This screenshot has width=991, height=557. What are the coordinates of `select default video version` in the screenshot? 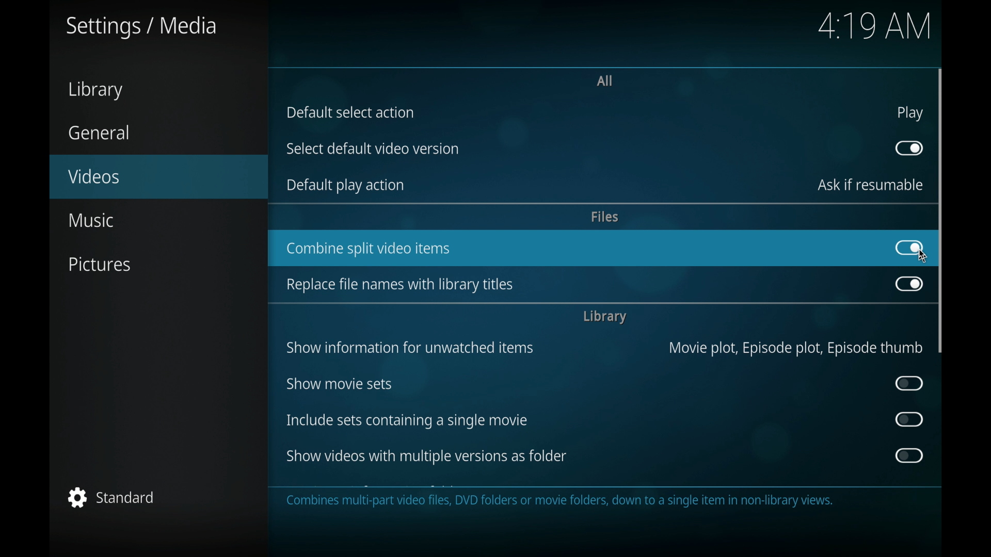 It's located at (372, 149).